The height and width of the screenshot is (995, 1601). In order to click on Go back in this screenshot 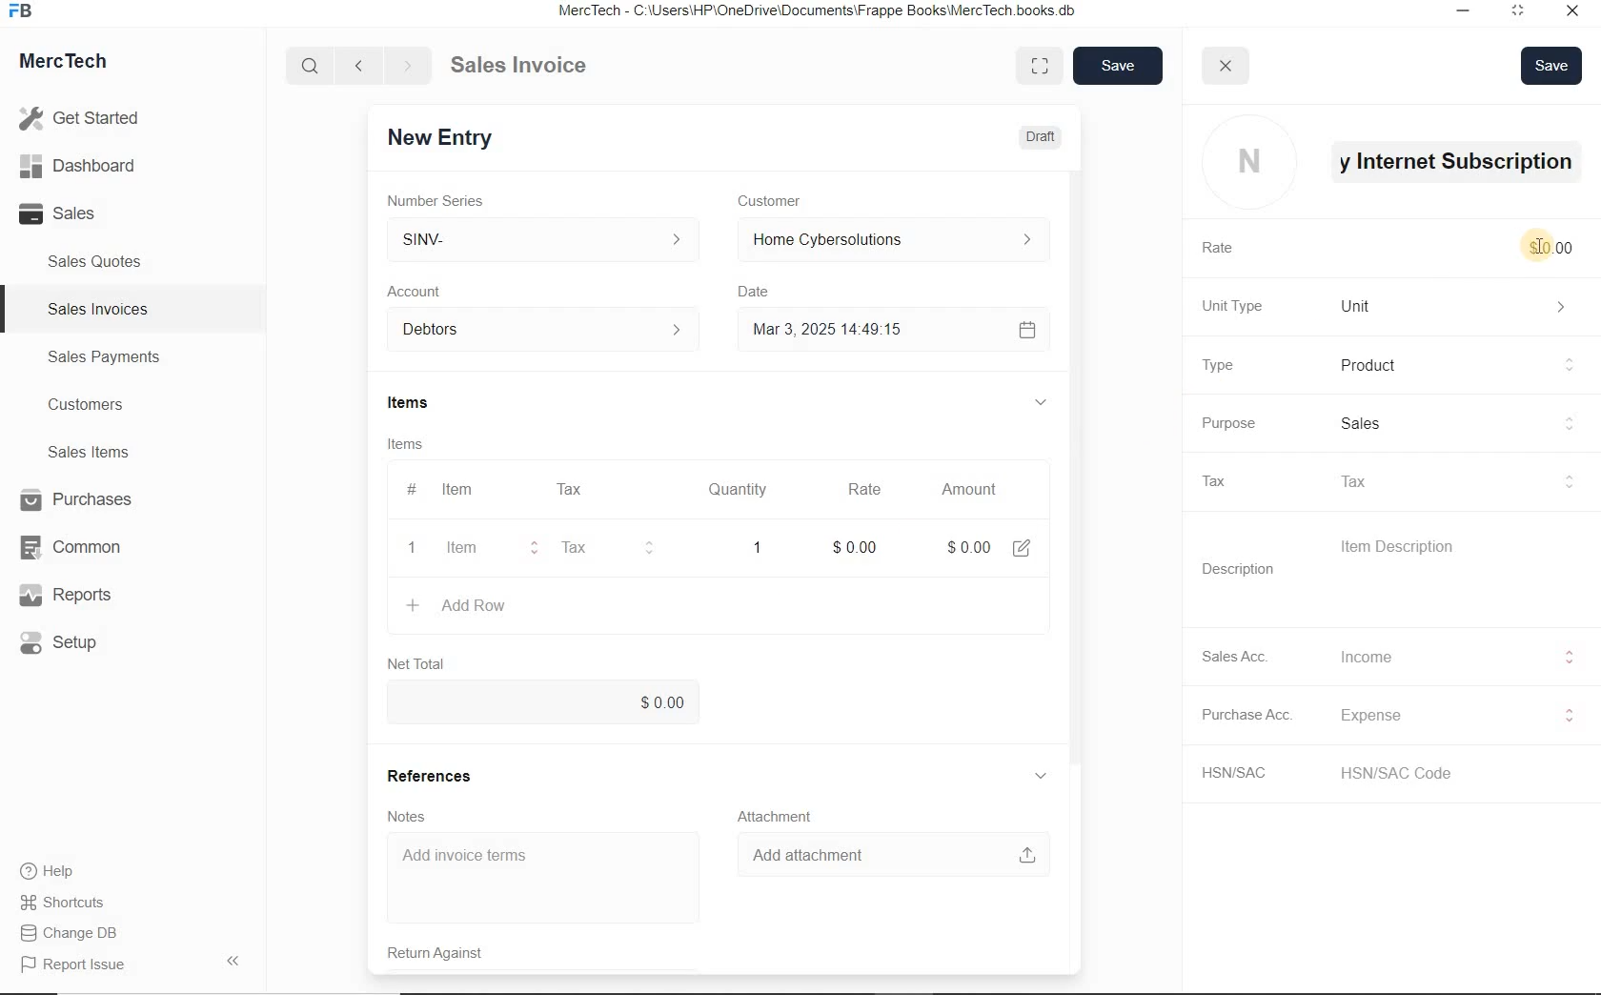, I will do `click(361, 66)`.